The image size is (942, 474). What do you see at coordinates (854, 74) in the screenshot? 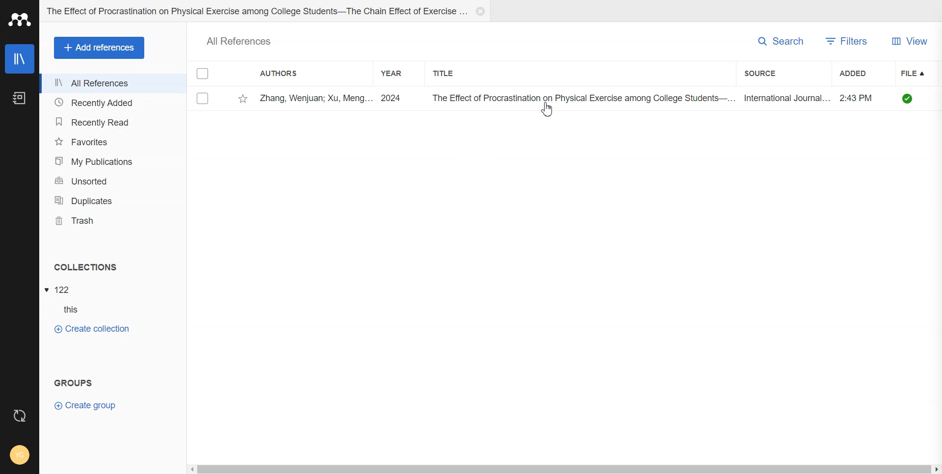
I see `Added` at bounding box center [854, 74].